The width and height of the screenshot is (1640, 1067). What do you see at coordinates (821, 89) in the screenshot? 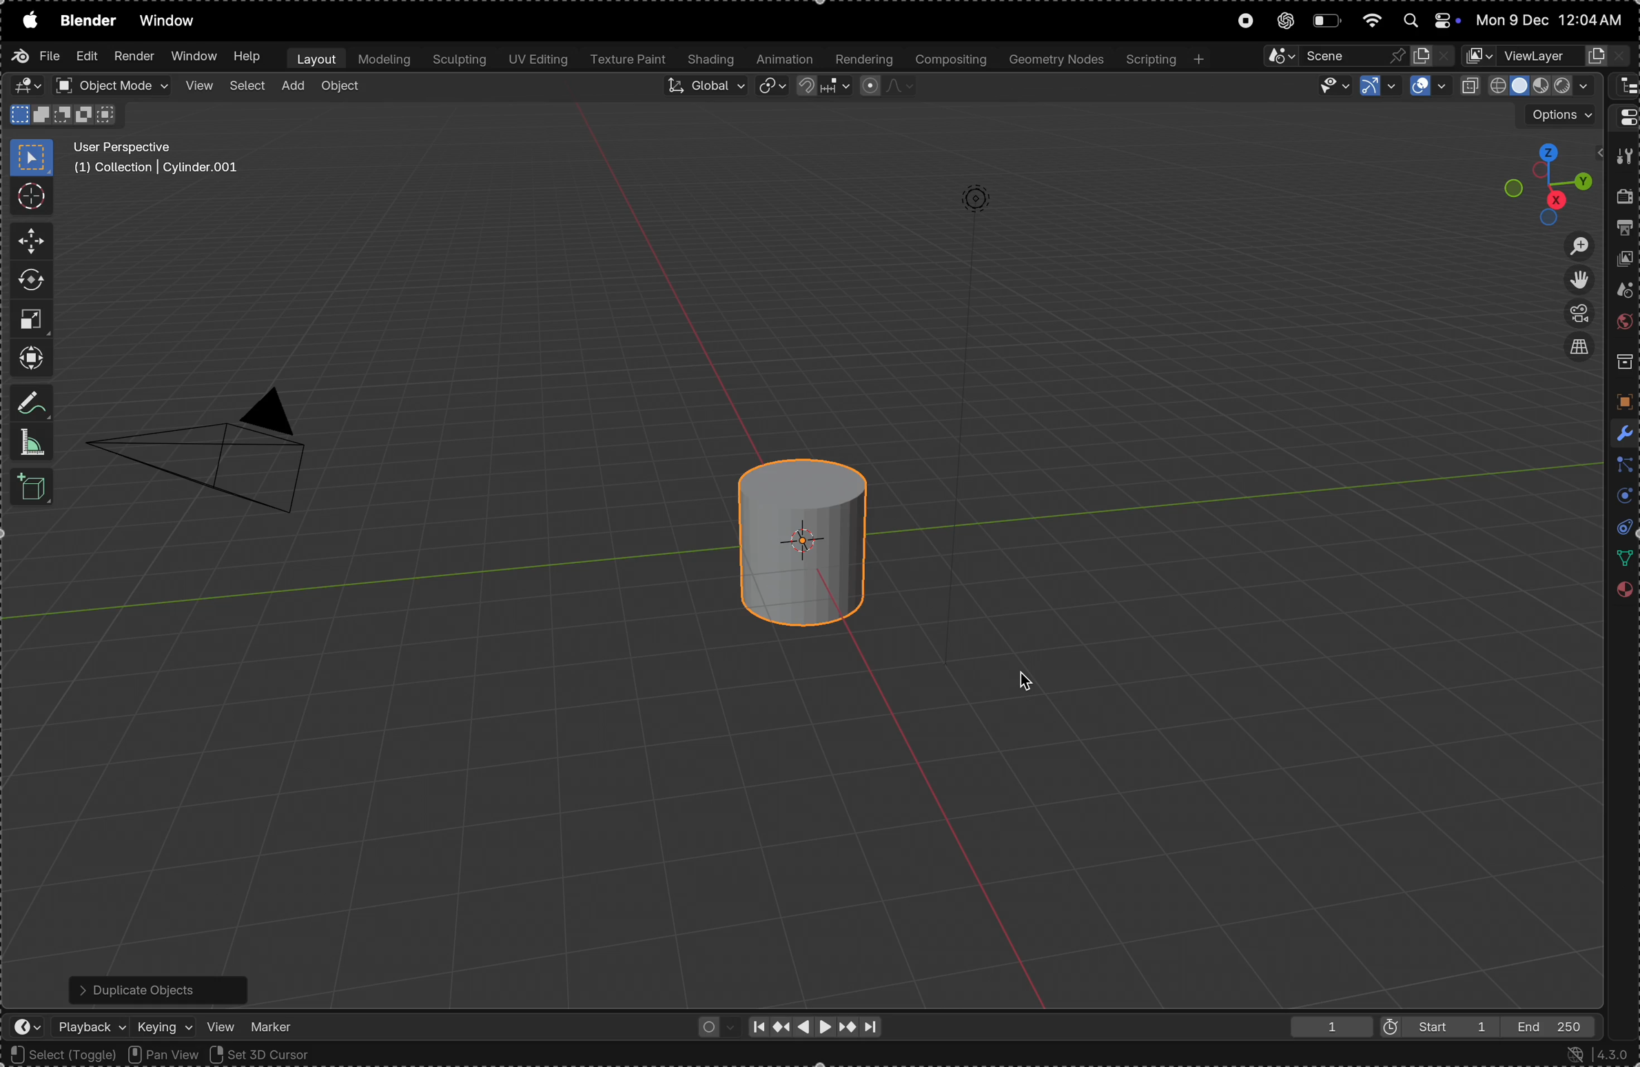
I see `snap` at bounding box center [821, 89].